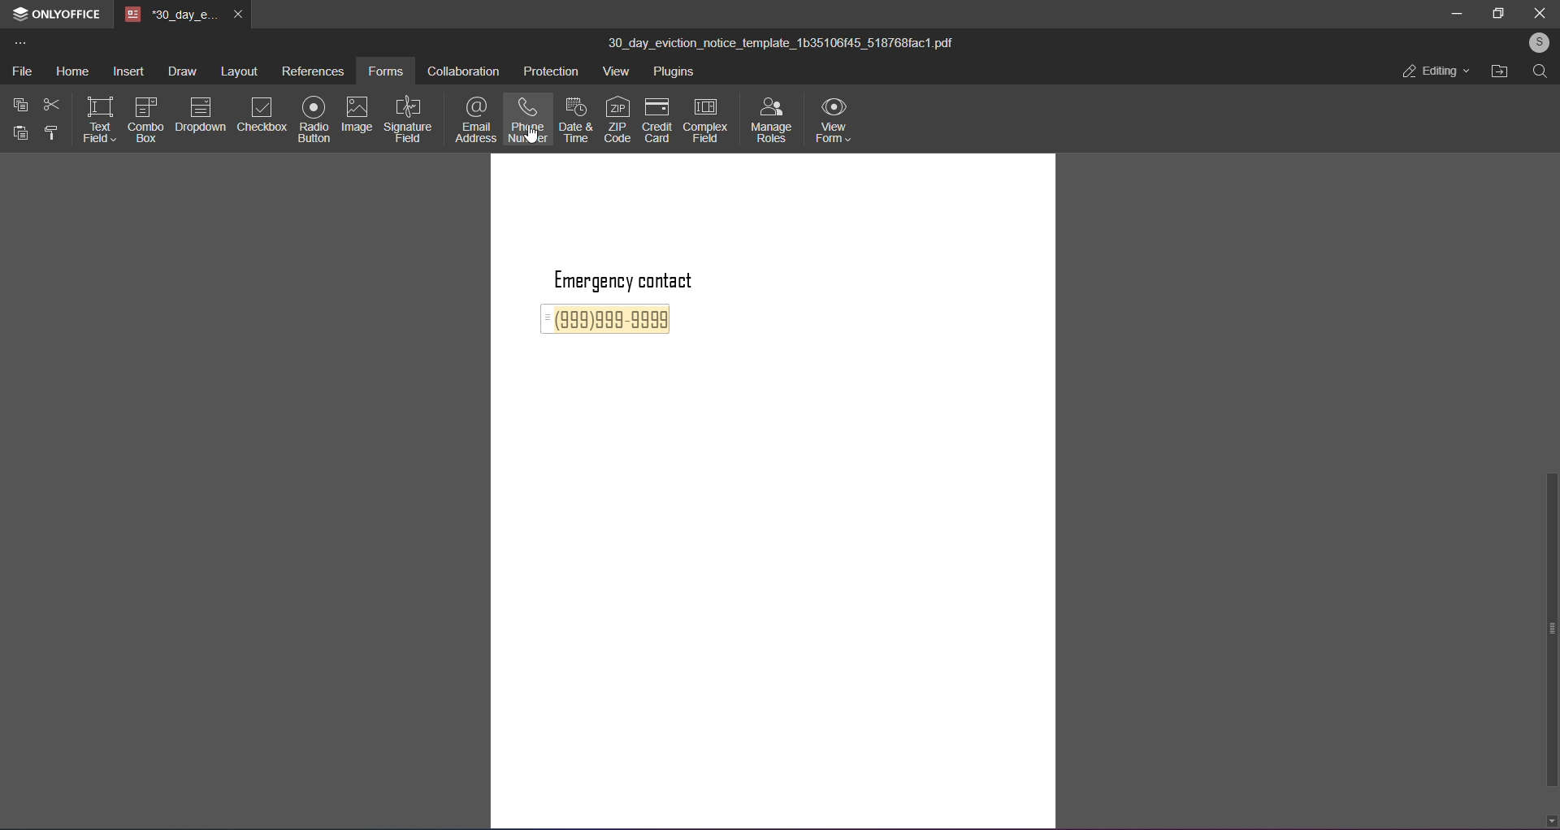 Image resolution: width=1560 pixels, height=830 pixels. Describe the element at coordinates (466, 72) in the screenshot. I see `collaboration` at that location.